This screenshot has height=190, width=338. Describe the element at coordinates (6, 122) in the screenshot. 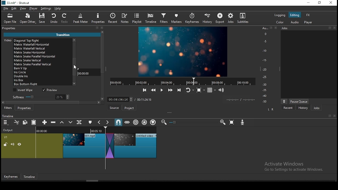

I see `menu` at that location.